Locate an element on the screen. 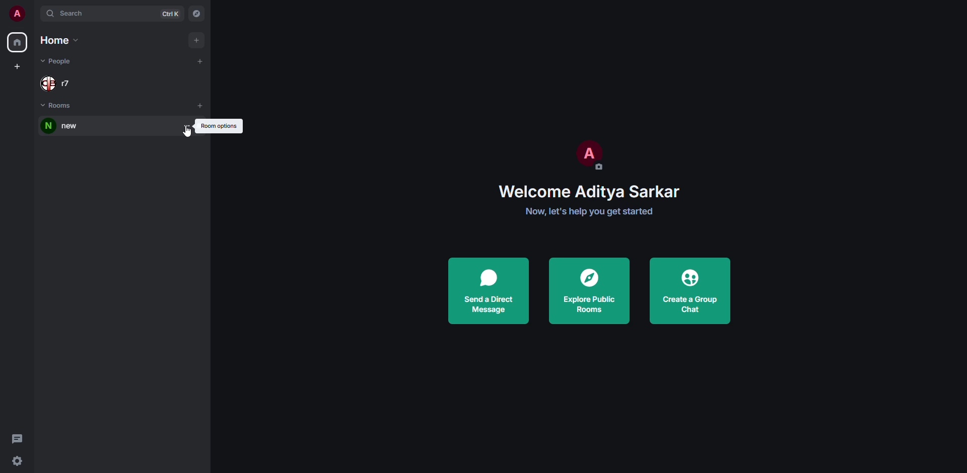 This screenshot has height=473, width=967. ctrl K is located at coordinates (171, 14).